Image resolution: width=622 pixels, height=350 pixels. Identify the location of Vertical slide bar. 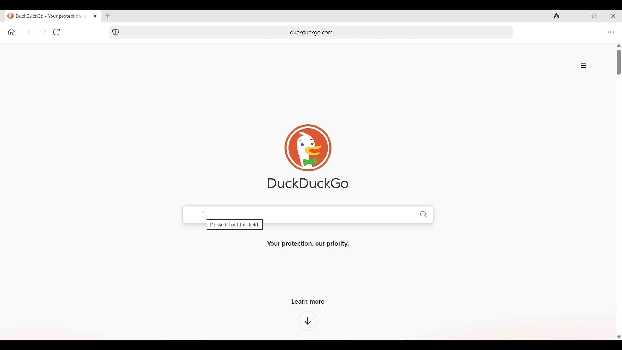
(619, 62).